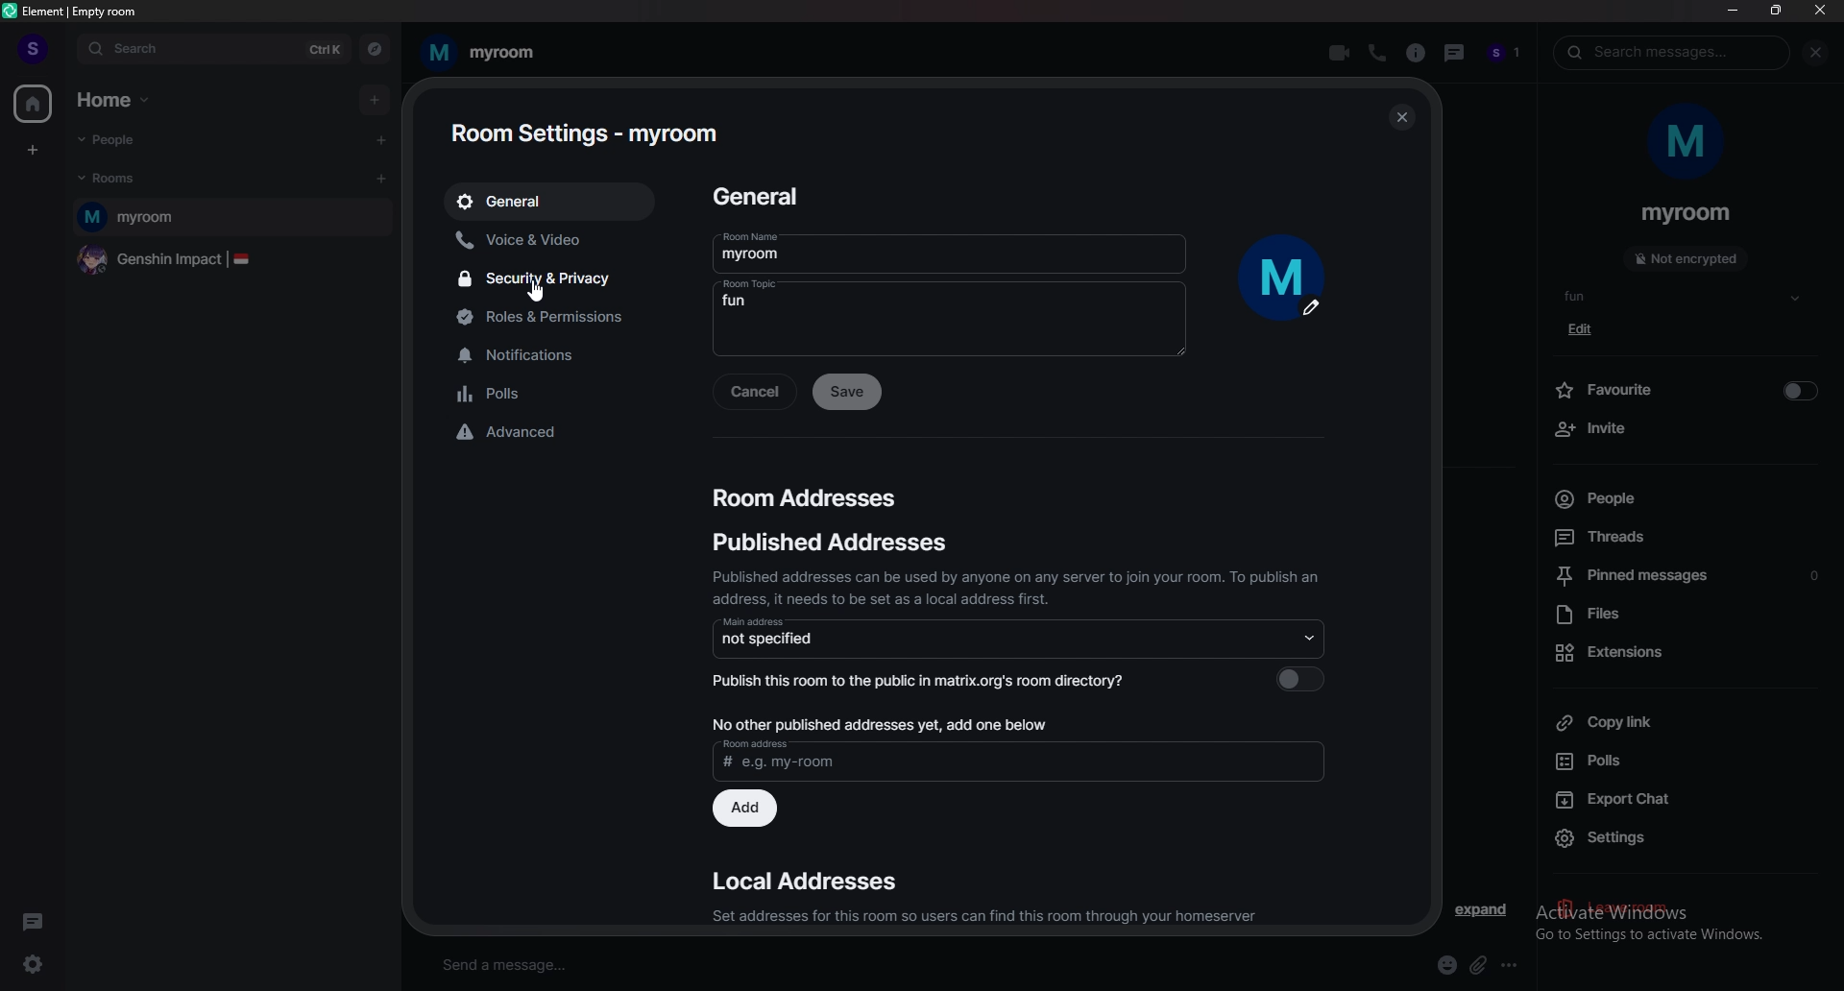 The width and height of the screenshot is (1844, 991). What do you see at coordinates (1689, 430) in the screenshot?
I see `invite` at bounding box center [1689, 430].